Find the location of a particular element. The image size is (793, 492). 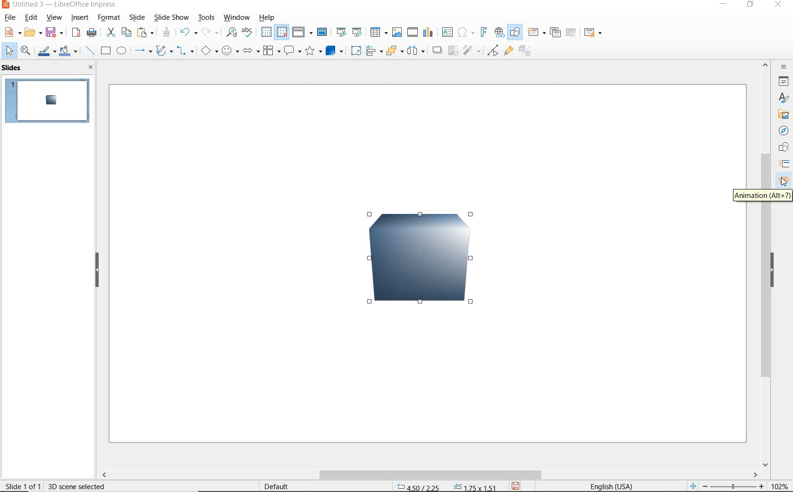

slide is located at coordinates (136, 17).